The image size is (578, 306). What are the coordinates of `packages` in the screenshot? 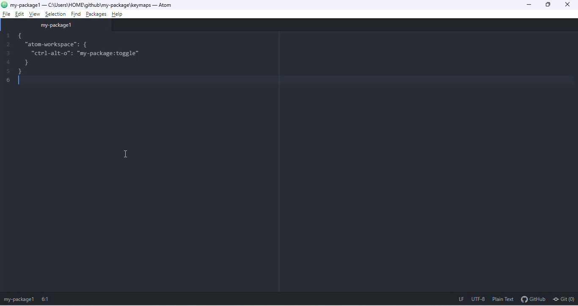 It's located at (96, 13).